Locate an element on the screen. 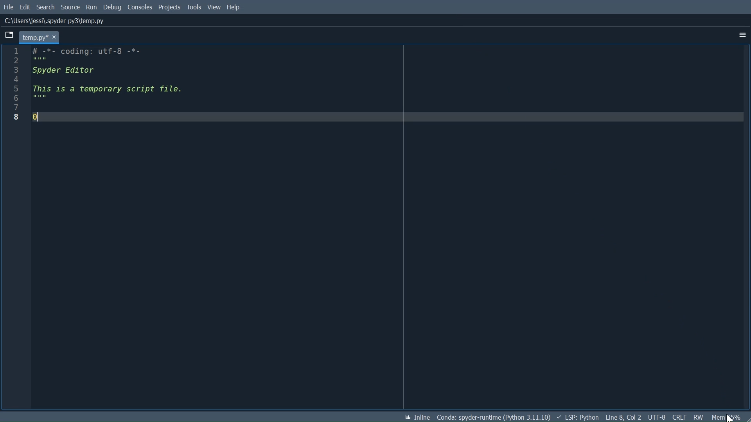 Image resolution: width=751 pixels, height=422 pixels. Run is located at coordinates (92, 7).